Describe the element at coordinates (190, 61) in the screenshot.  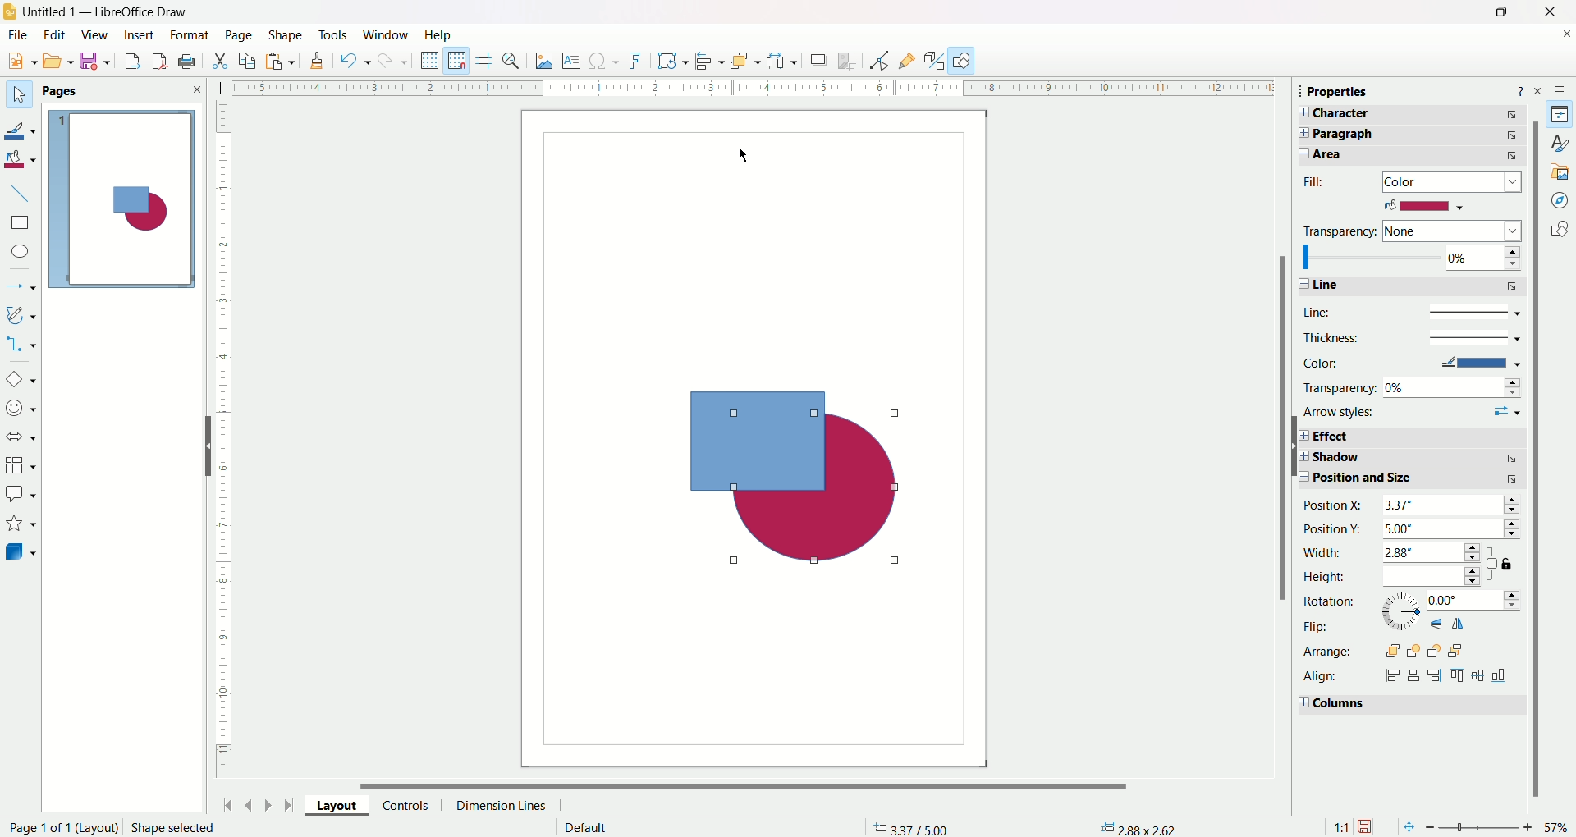
I see `print` at that location.